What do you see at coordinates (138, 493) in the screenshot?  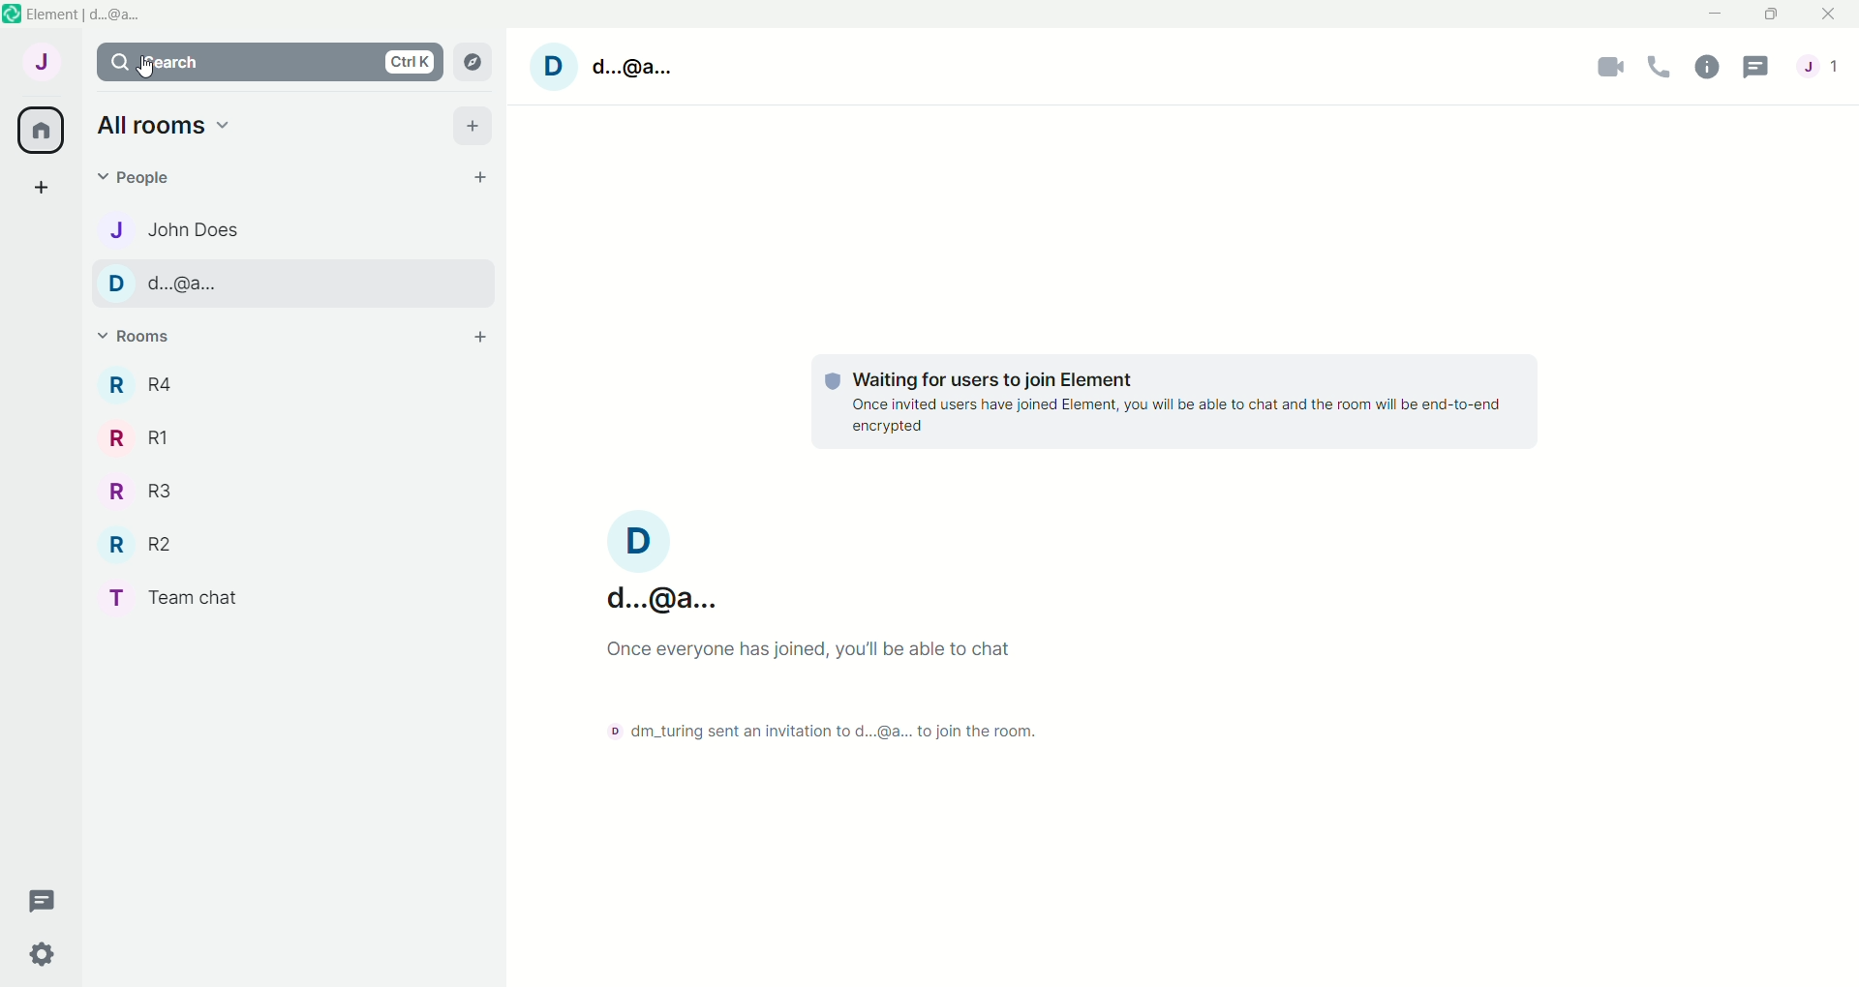 I see `3` at bounding box center [138, 493].